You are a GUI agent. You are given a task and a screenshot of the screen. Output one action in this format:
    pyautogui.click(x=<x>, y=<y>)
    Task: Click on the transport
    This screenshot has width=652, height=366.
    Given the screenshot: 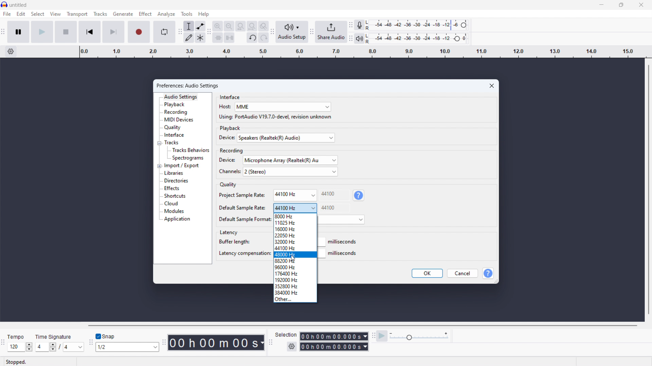 What is the action you would take?
    pyautogui.click(x=77, y=14)
    